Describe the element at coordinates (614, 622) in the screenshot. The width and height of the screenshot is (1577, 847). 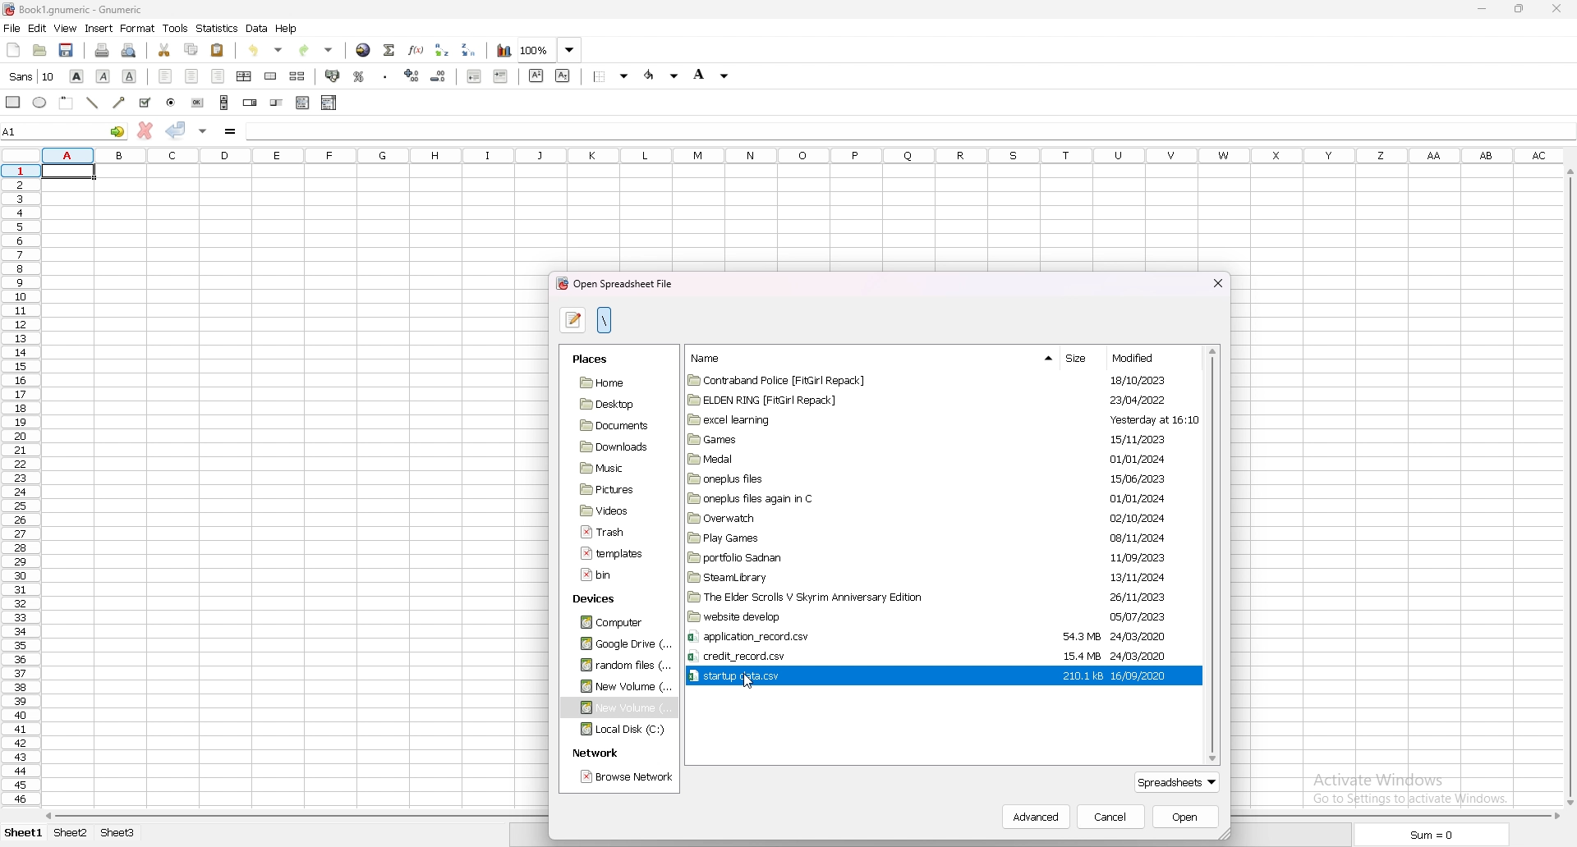
I see `folder` at that location.